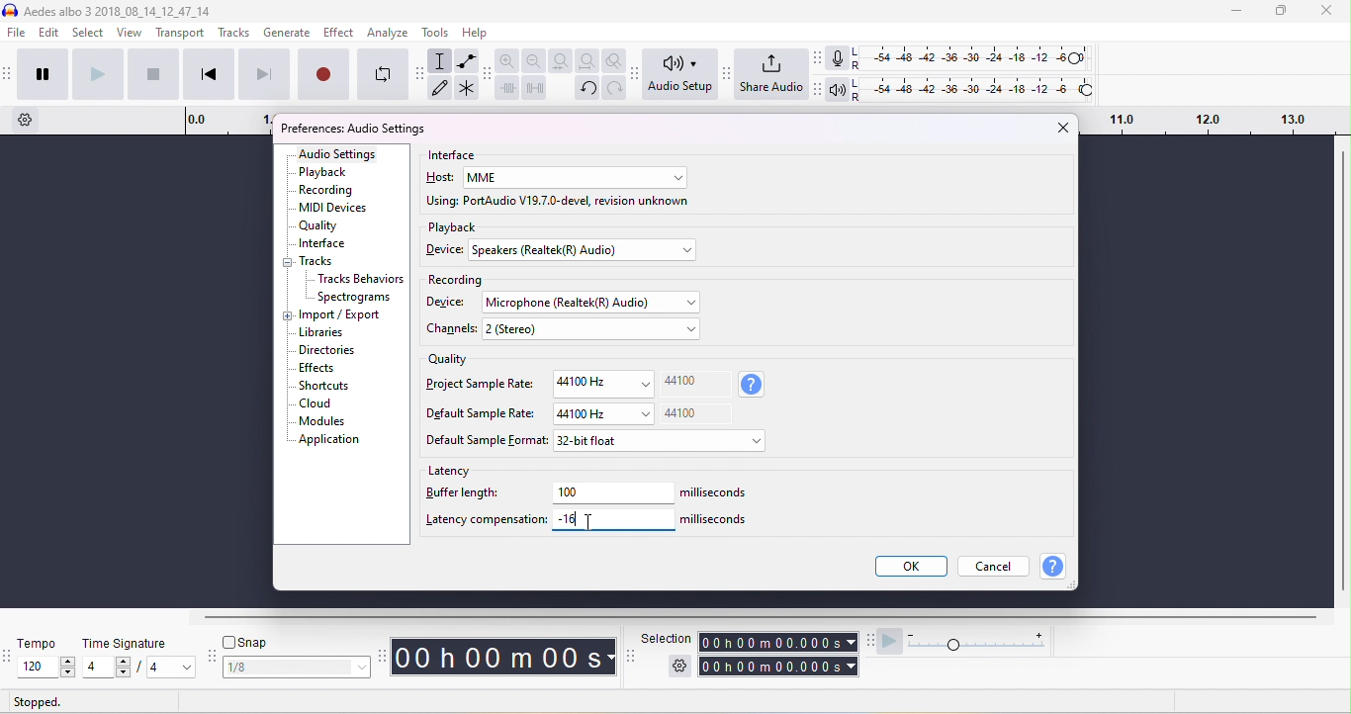  I want to click on libraries, so click(322, 332).